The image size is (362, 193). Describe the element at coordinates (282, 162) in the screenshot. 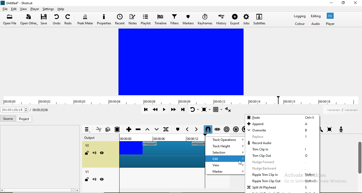

I see `nudge forward` at that location.